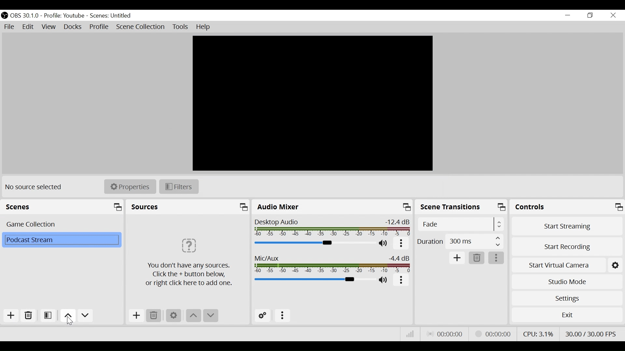 The height and width of the screenshot is (351, 625). What do you see at coordinates (567, 281) in the screenshot?
I see `Studio Mode` at bounding box center [567, 281].